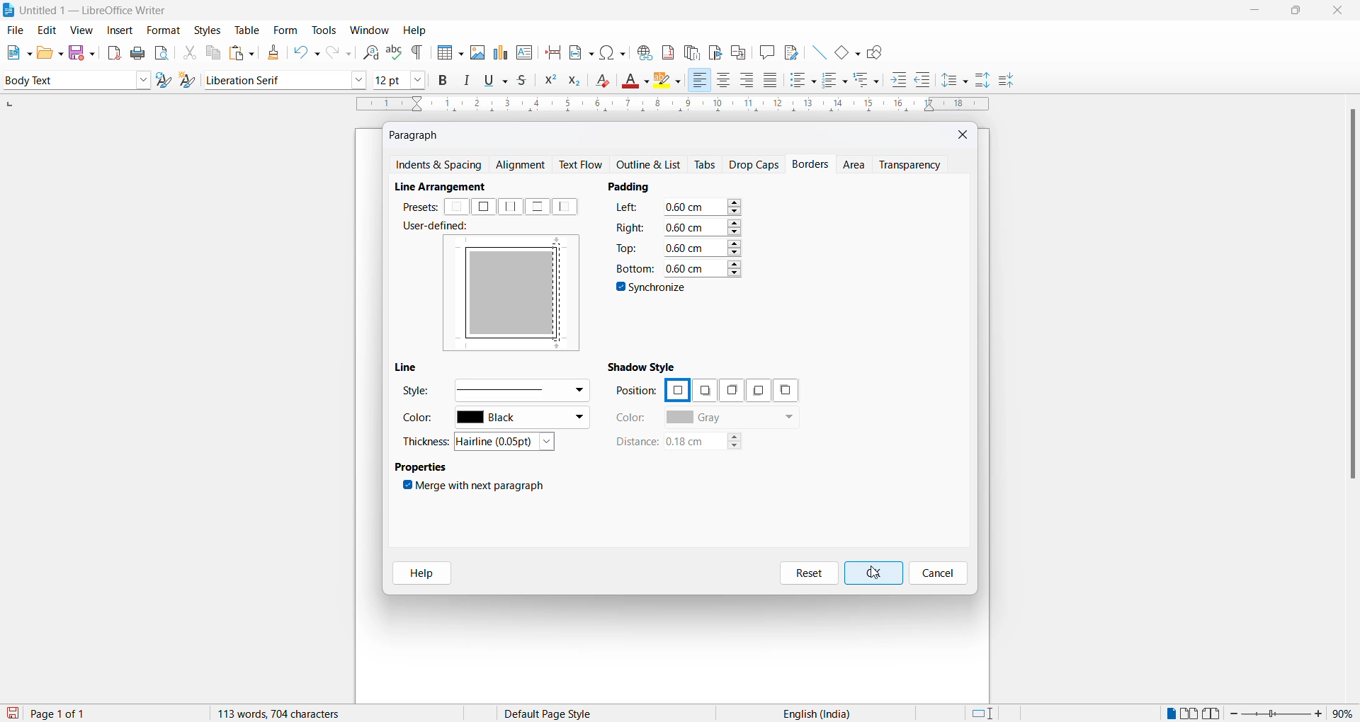 Image resolution: width=1360 pixels, height=722 pixels. I want to click on increase indent, so click(903, 81).